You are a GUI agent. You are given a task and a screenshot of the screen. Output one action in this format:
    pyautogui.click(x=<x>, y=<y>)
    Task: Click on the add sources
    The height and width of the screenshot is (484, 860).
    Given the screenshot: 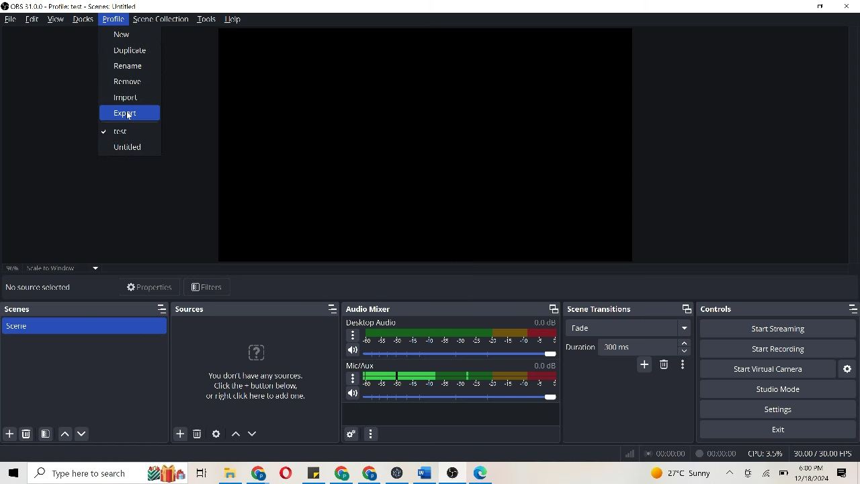 What is the action you would take?
    pyautogui.click(x=179, y=433)
    